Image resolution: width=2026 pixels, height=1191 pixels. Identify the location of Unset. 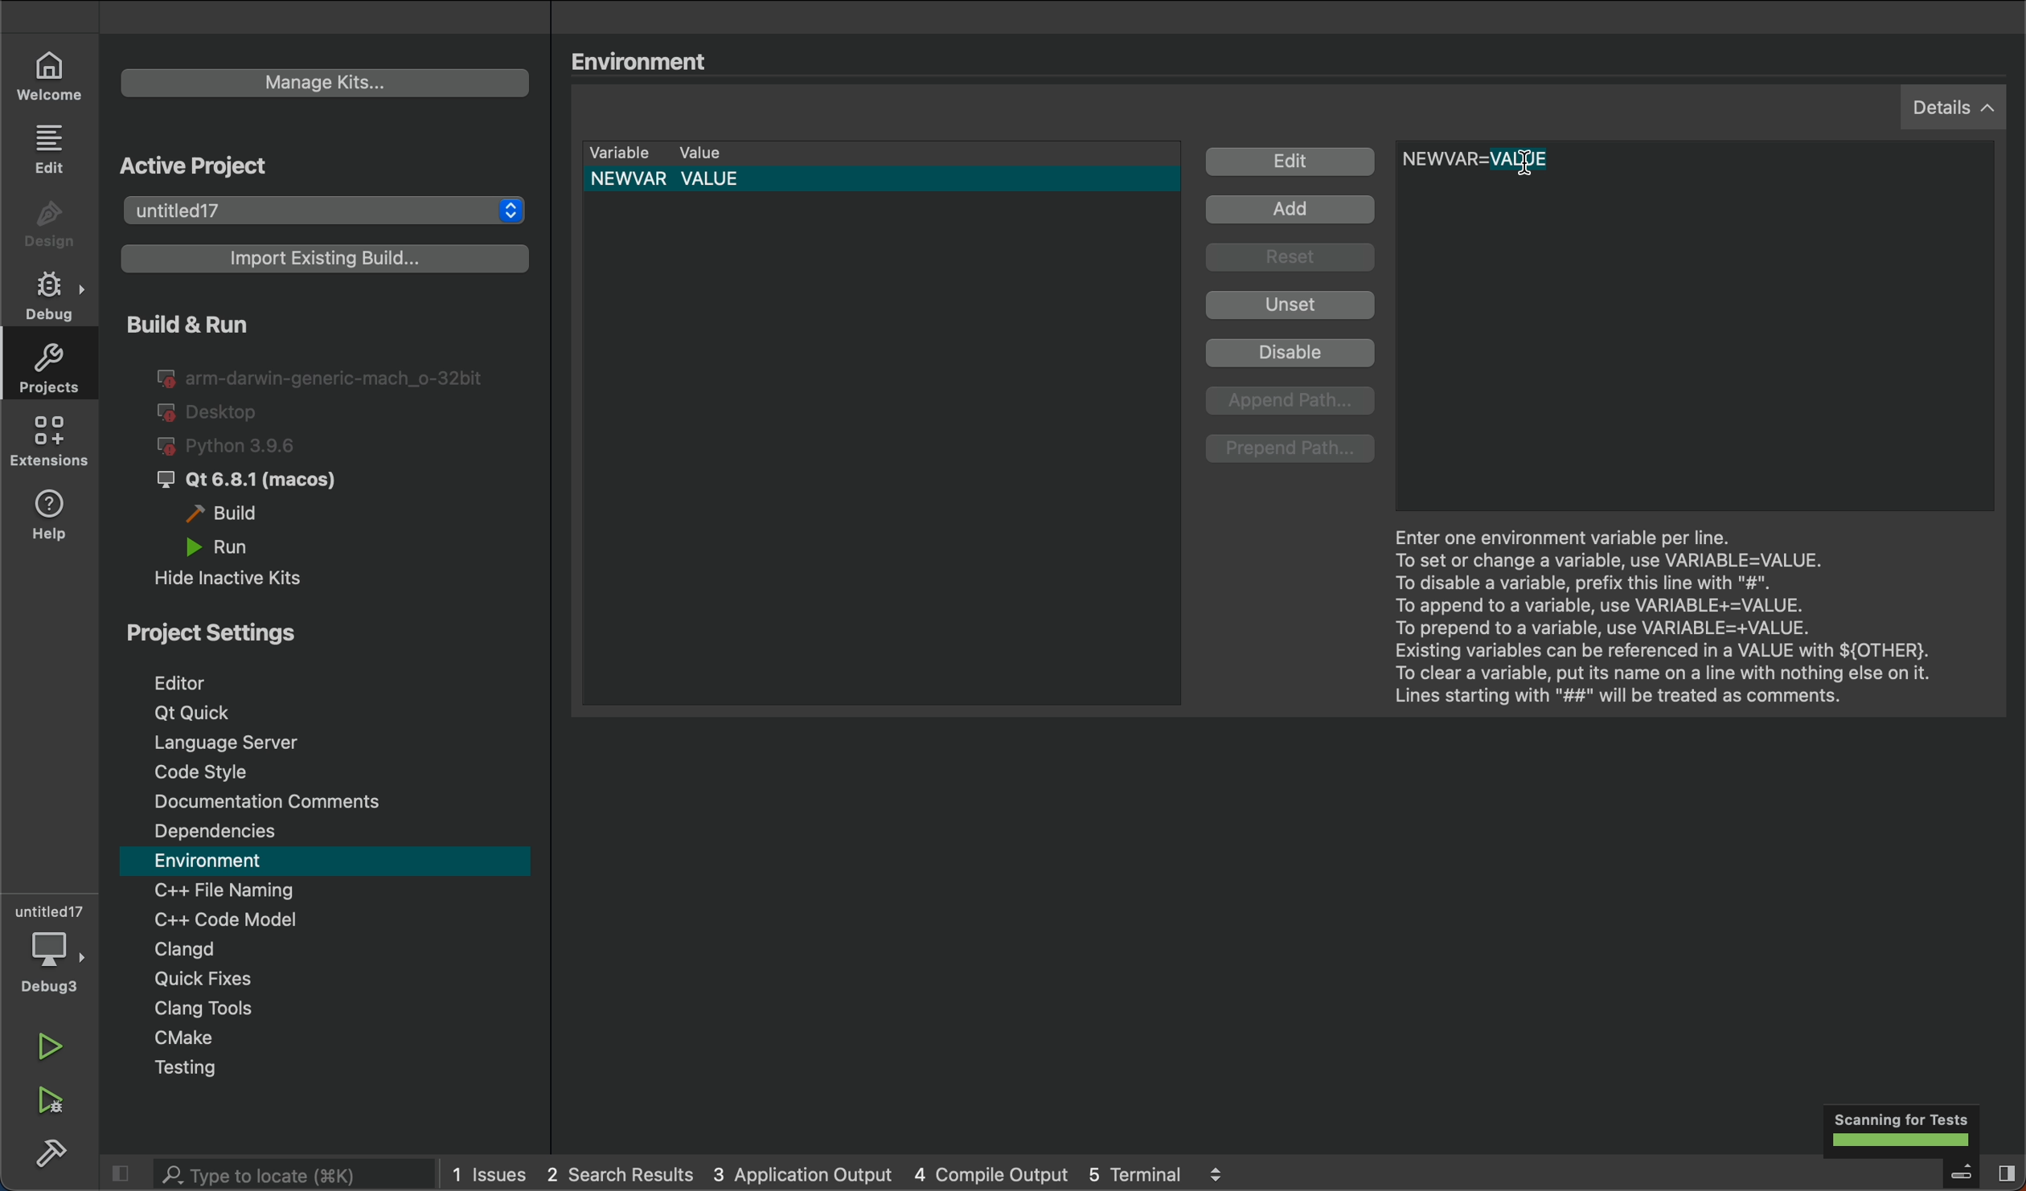
(1291, 305).